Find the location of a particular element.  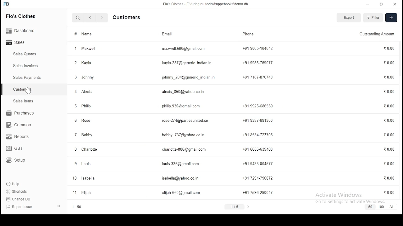

 is located at coordinates (75, 149).